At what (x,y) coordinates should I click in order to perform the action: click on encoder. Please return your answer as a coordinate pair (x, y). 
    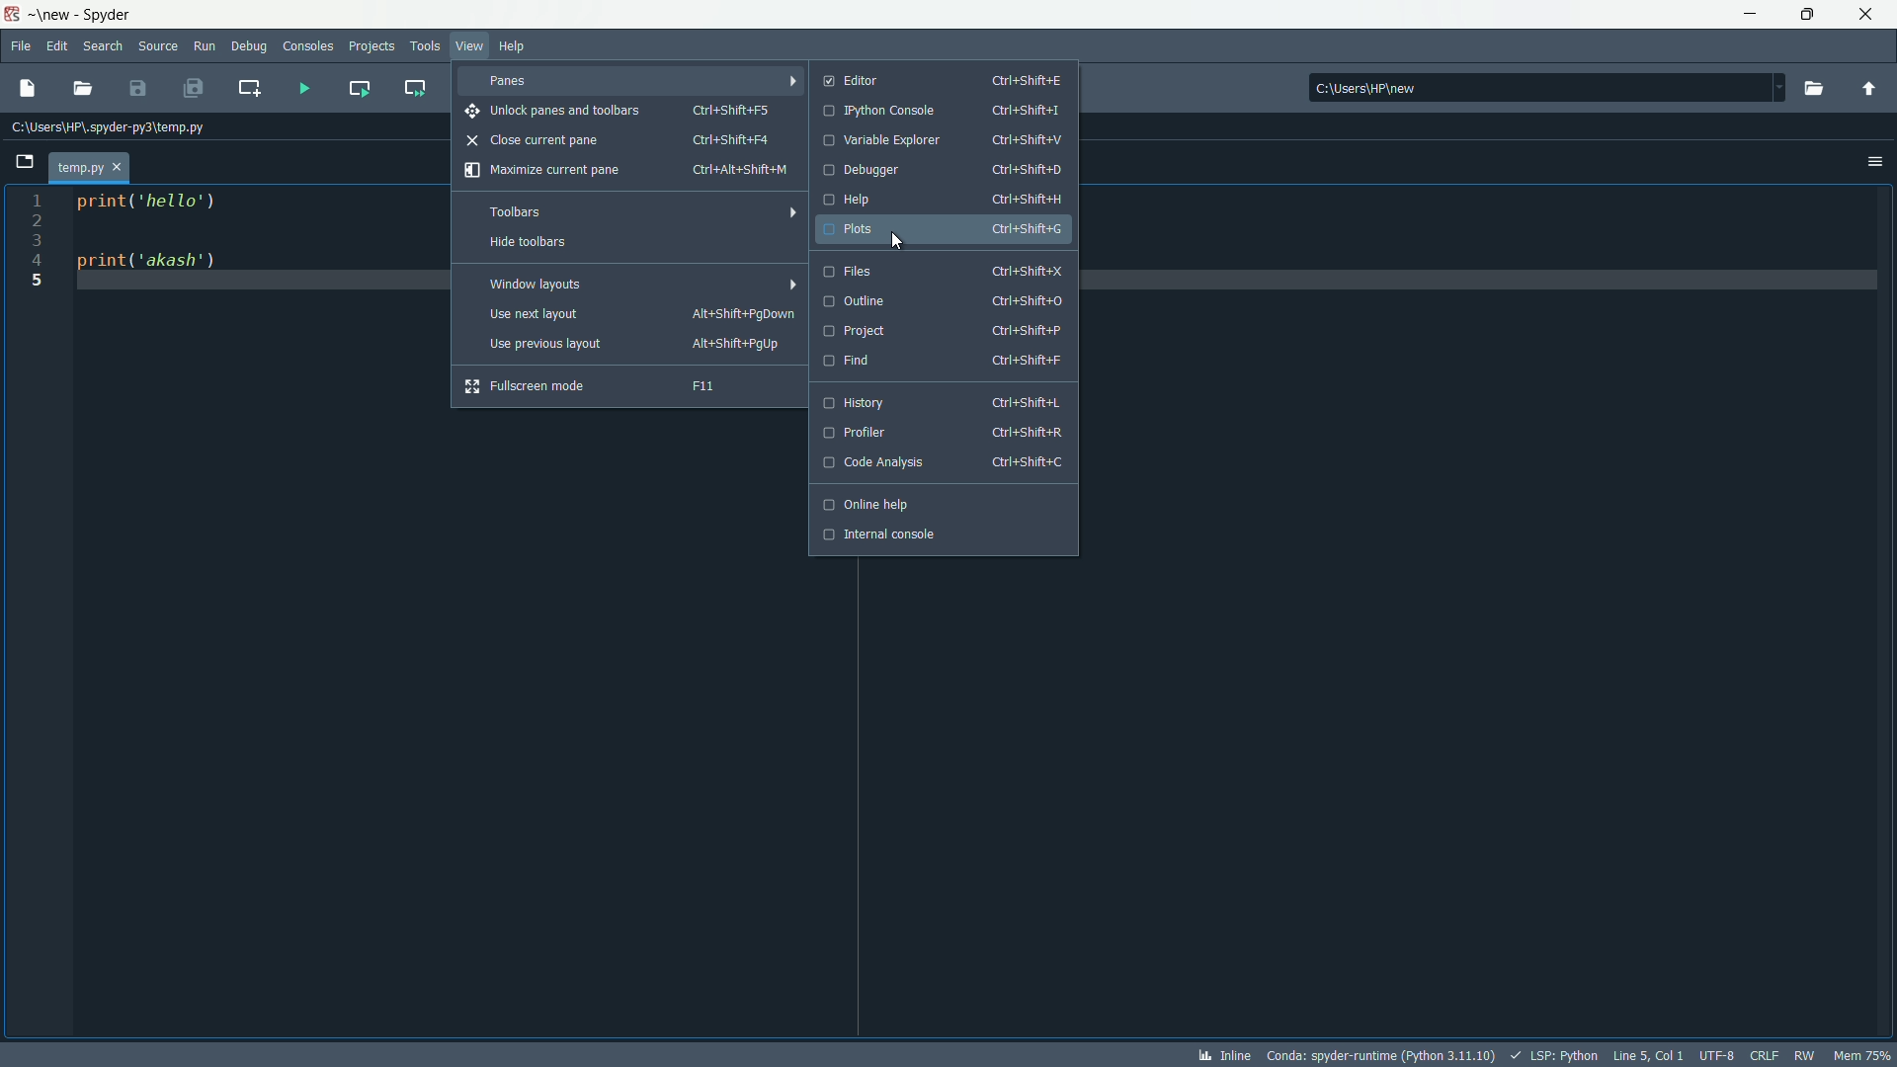
    Looking at the image, I should click on (1719, 1055).